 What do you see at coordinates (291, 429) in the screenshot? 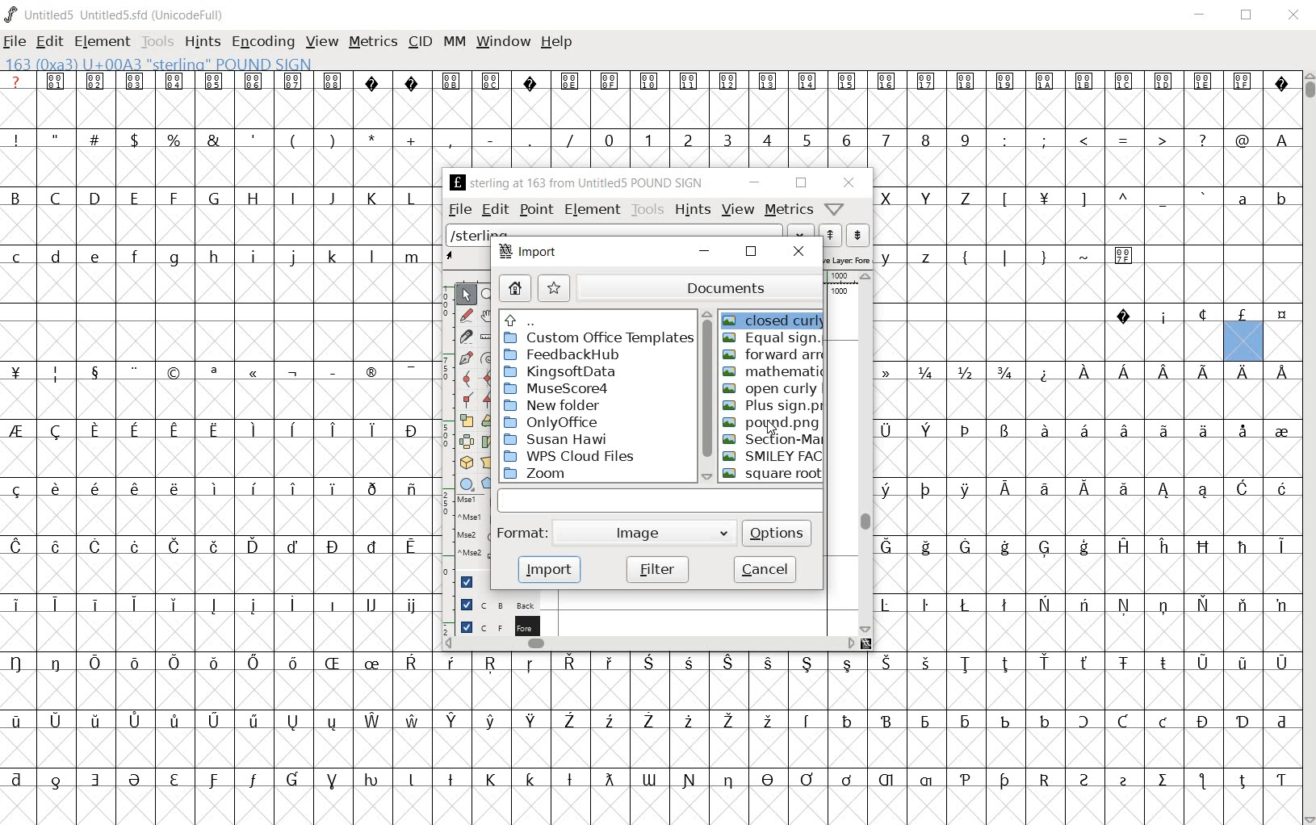
I see `Symbol` at bounding box center [291, 429].